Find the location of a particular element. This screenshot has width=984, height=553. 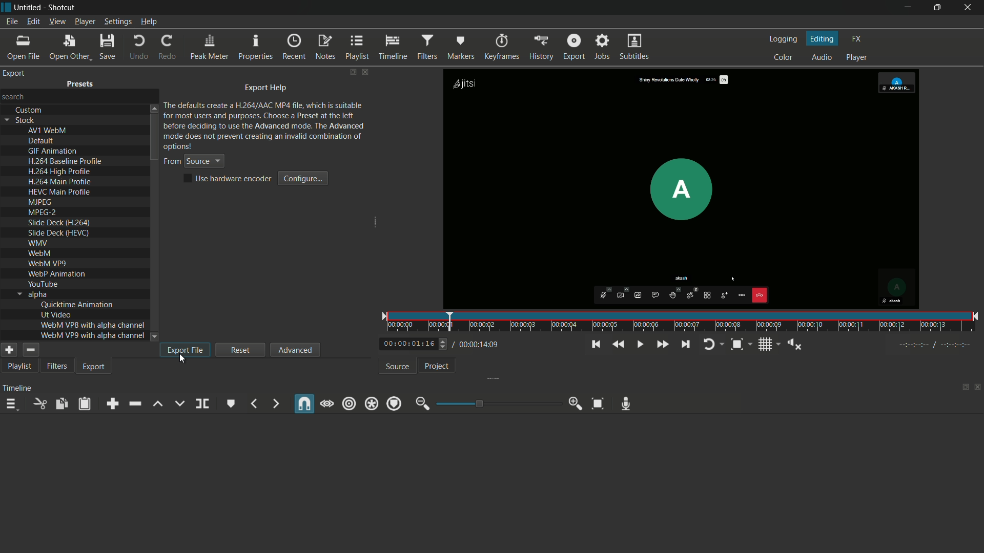

close export is located at coordinates (365, 73).